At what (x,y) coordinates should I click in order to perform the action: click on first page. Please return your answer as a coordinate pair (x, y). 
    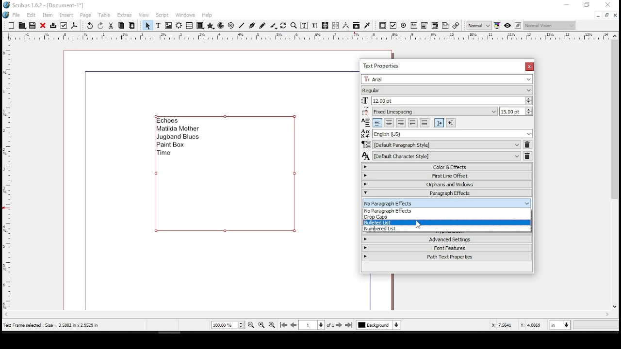
    Looking at the image, I should click on (285, 325).